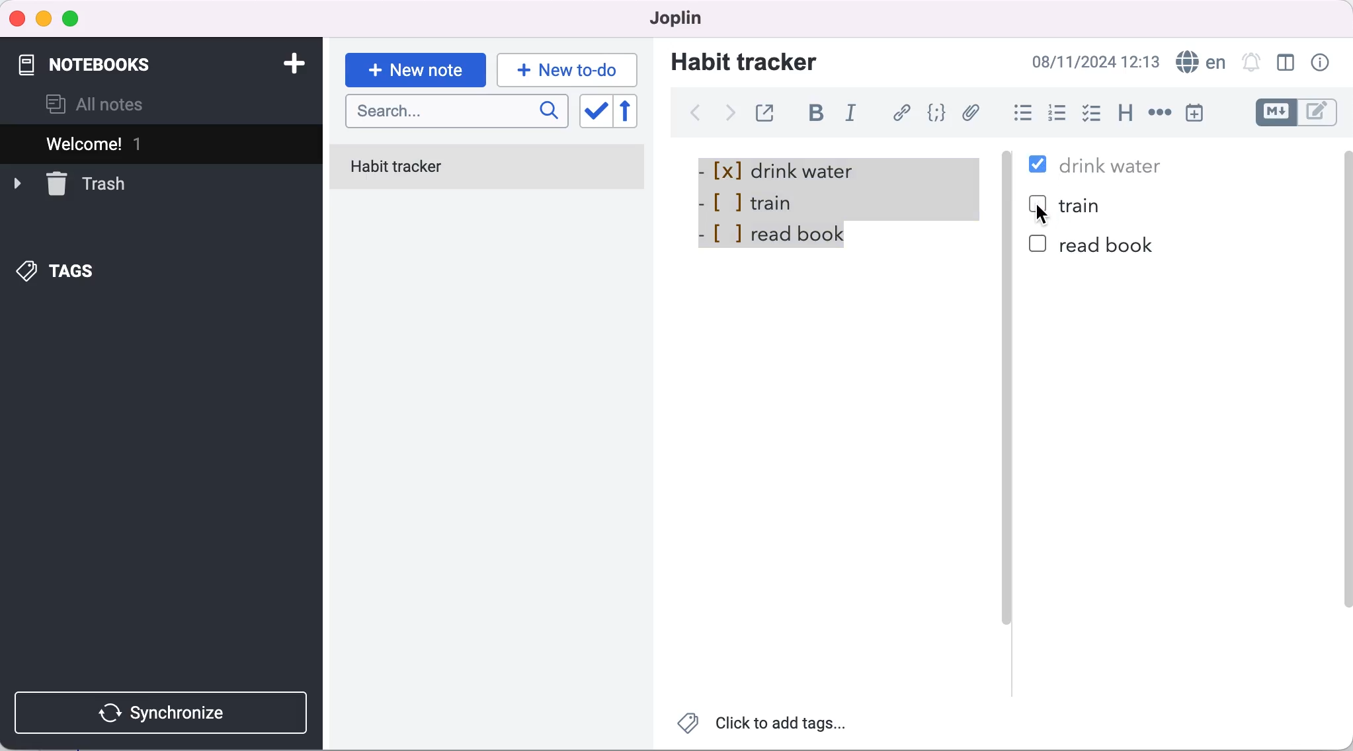 The image size is (1353, 751). Describe the element at coordinates (73, 20) in the screenshot. I see `maximize` at that location.